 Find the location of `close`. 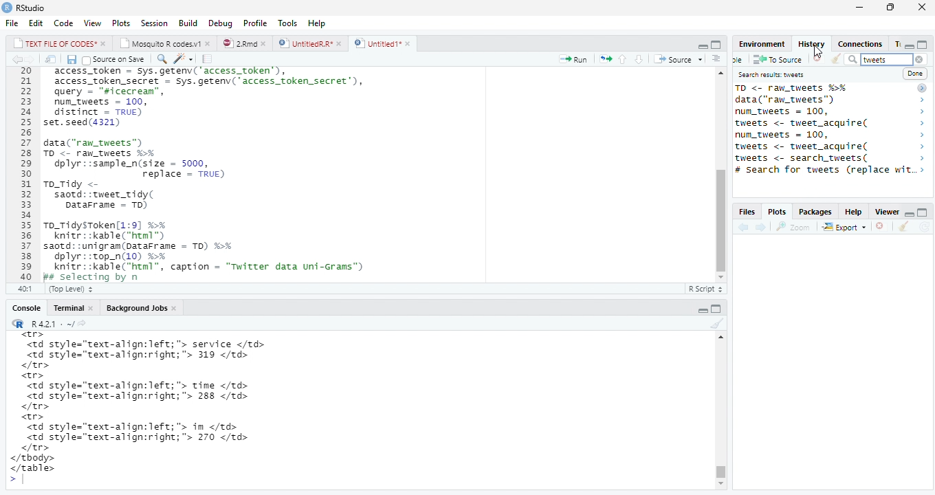

close is located at coordinates (924, 8).